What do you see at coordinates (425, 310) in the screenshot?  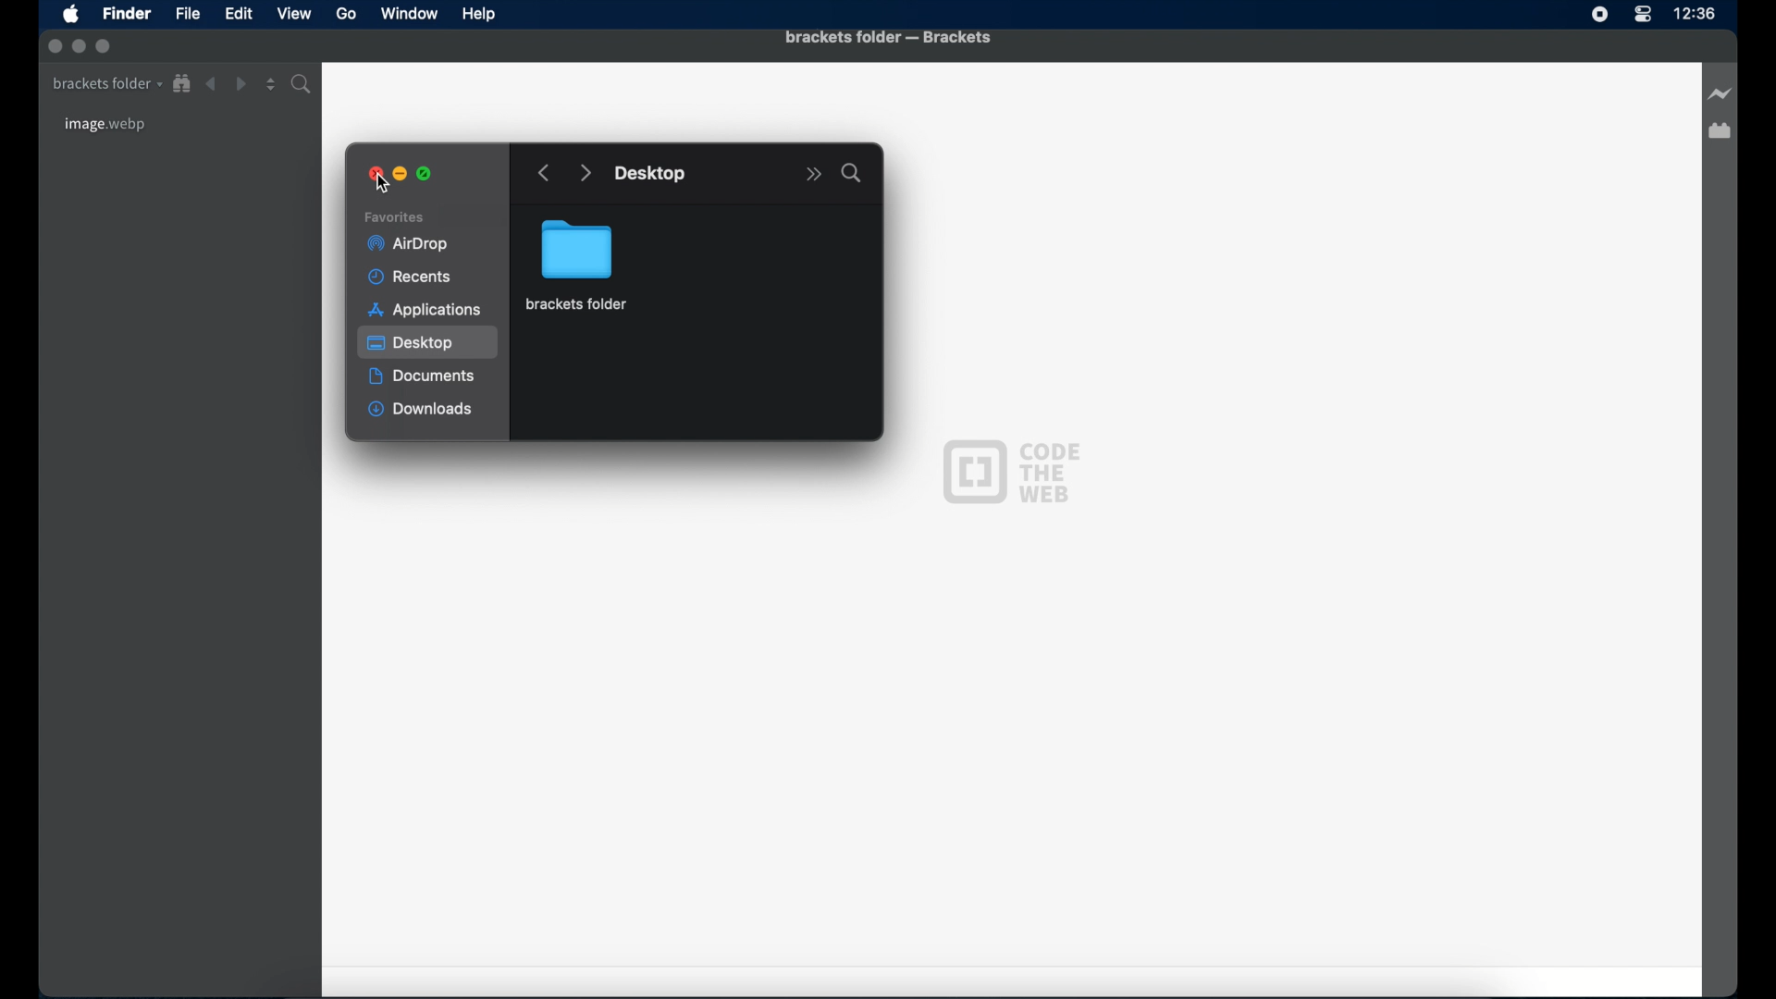 I see `applications` at bounding box center [425, 310].